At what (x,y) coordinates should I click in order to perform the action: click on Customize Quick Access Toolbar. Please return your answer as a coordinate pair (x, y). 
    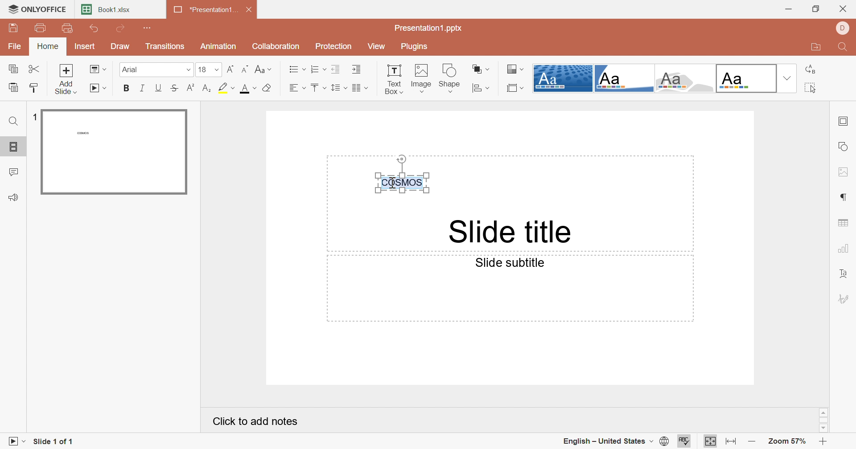
    Looking at the image, I should click on (147, 28).